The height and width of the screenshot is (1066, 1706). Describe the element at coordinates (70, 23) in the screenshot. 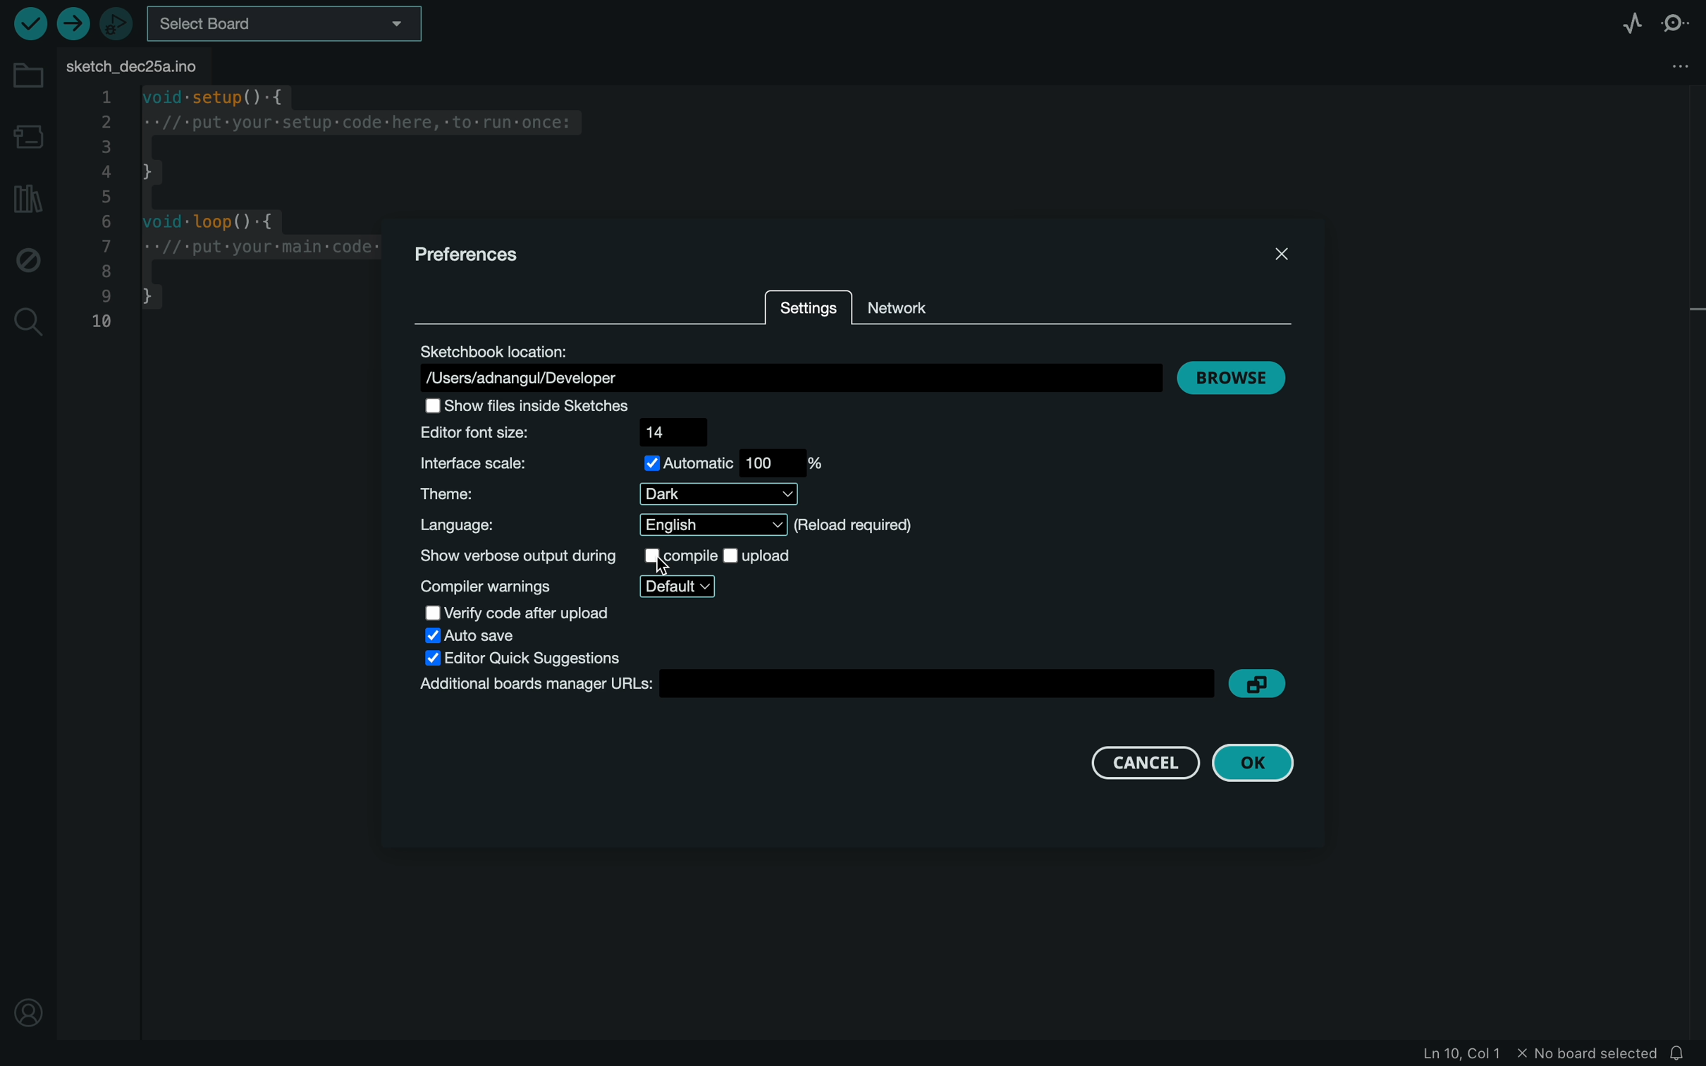

I see `upload` at that location.